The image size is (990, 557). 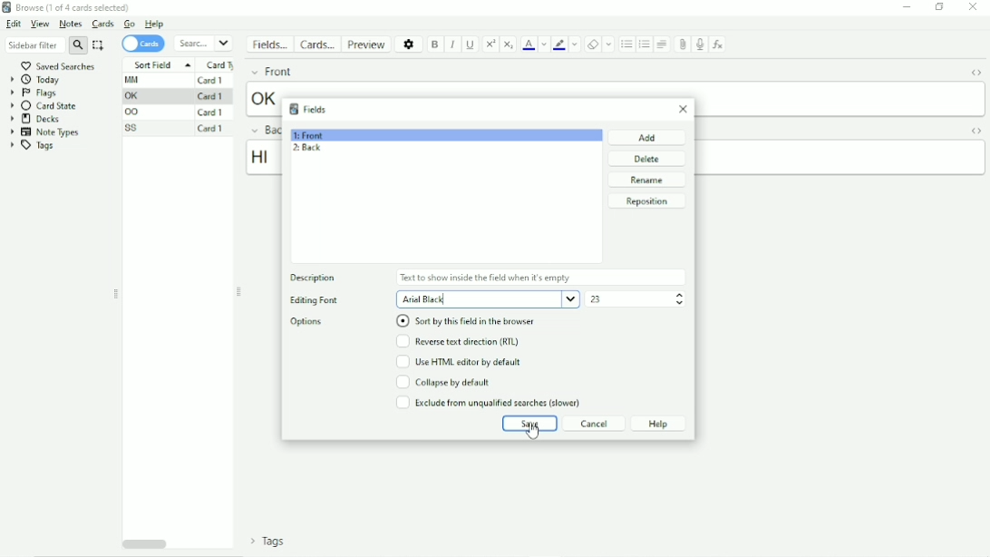 What do you see at coordinates (699, 44) in the screenshot?
I see `Record audio` at bounding box center [699, 44].